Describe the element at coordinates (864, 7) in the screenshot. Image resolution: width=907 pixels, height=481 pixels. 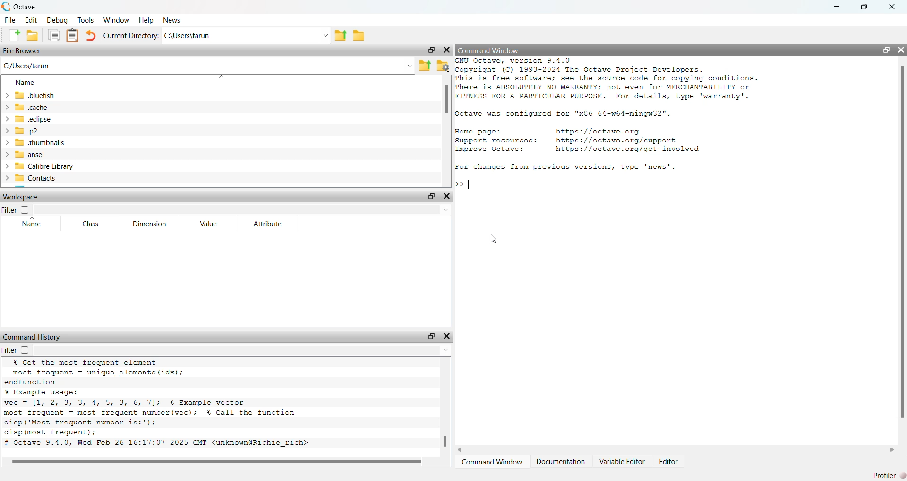
I see `restore` at that location.